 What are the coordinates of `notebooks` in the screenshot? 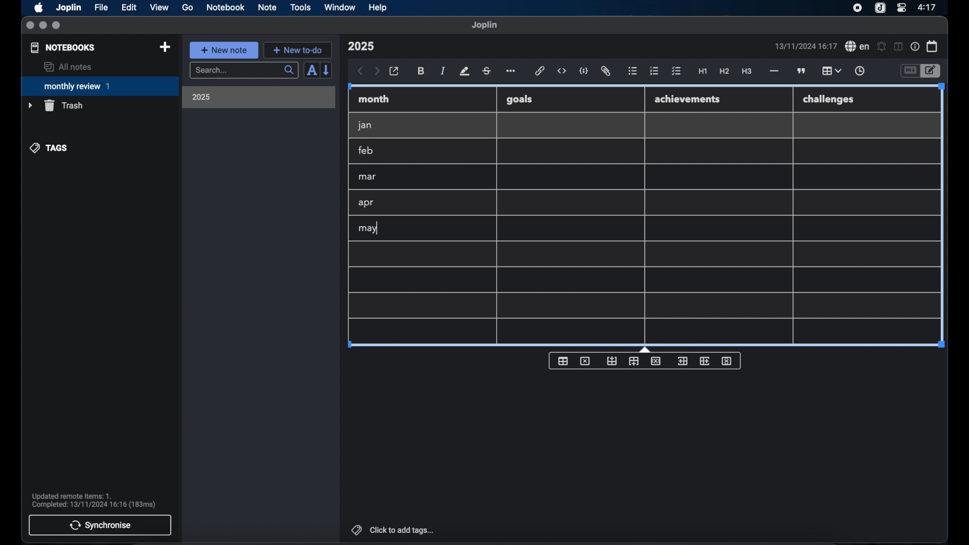 It's located at (63, 47).